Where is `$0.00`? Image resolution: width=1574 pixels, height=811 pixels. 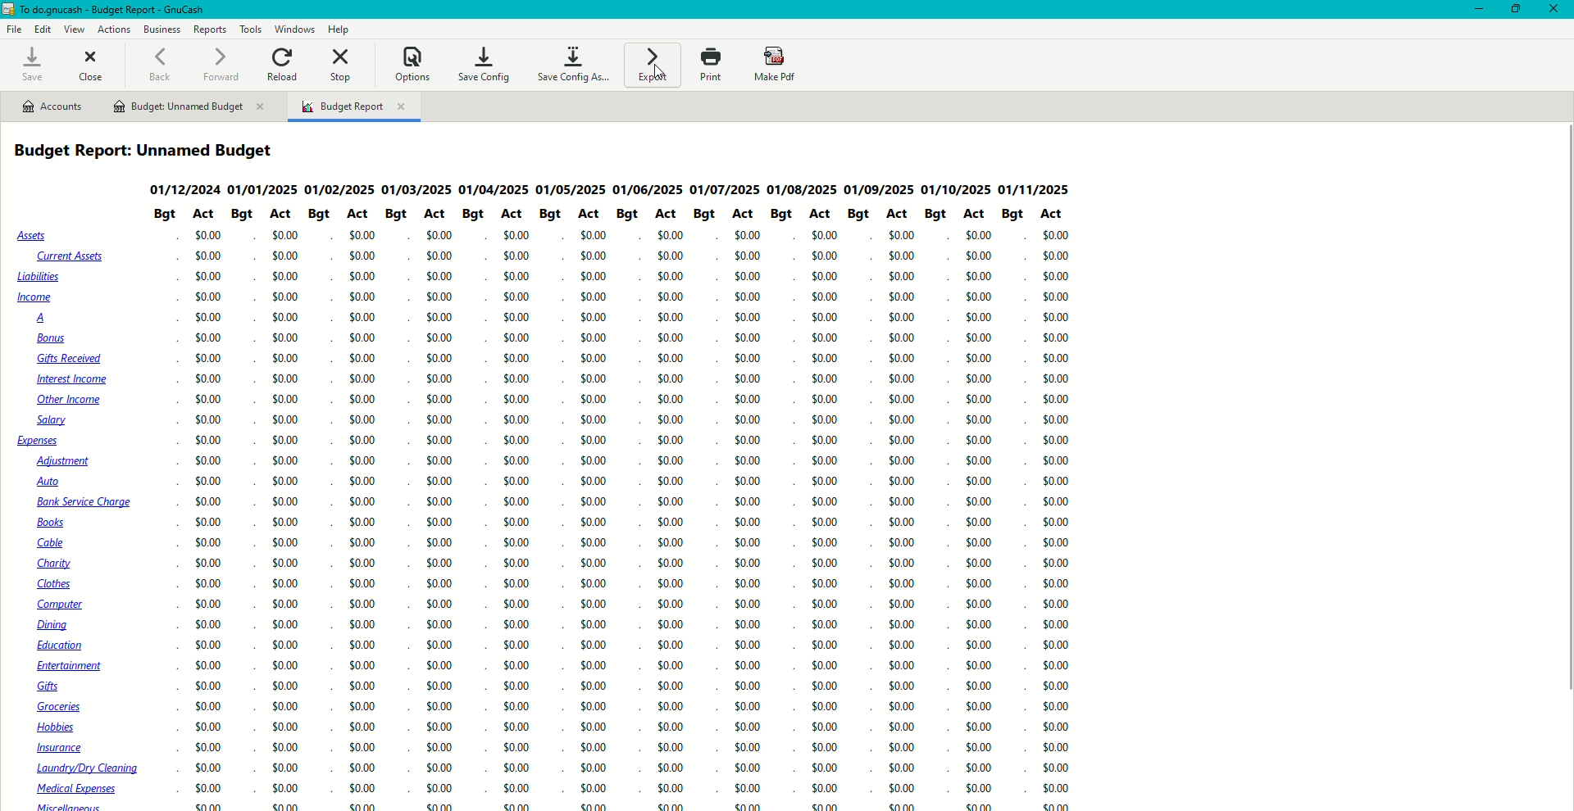
$0.00 is located at coordinates (521, 401).